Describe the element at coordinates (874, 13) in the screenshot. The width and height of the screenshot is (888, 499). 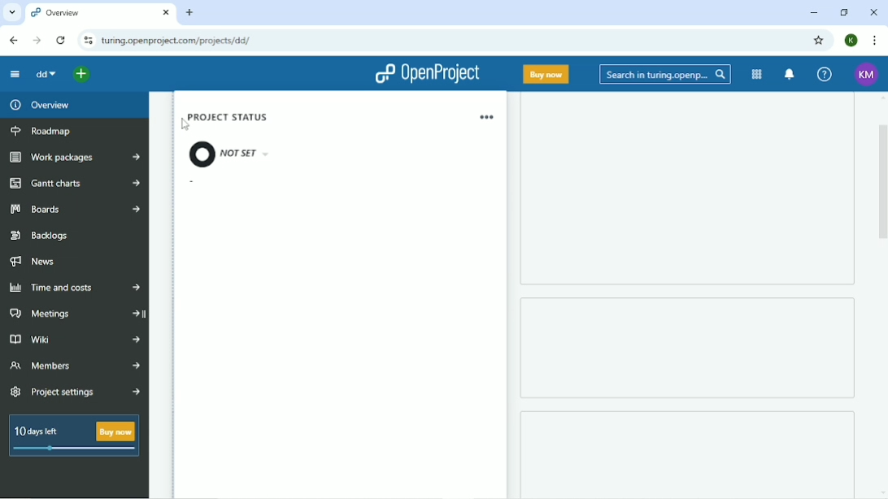
I see `Close` at that location.